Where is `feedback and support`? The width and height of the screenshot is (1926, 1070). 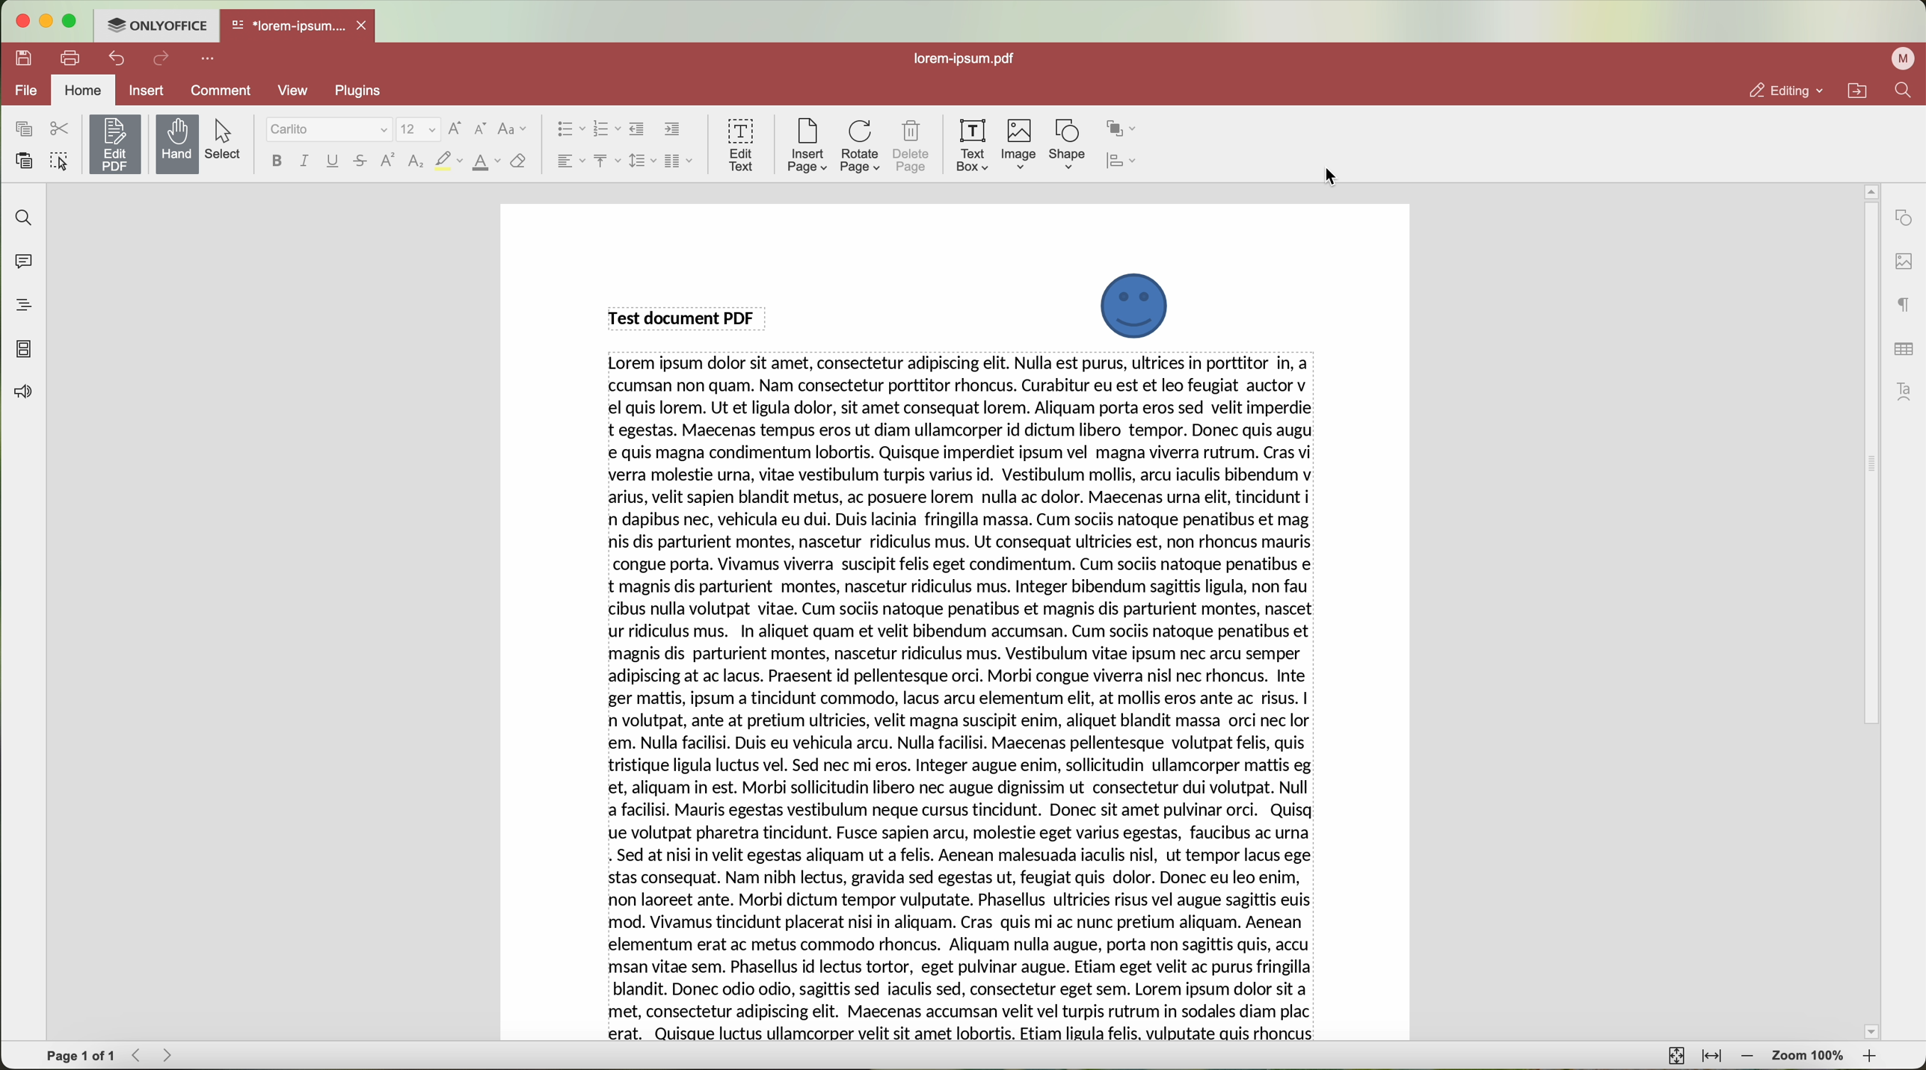 feedback and support is located at coordinates (24, 392).